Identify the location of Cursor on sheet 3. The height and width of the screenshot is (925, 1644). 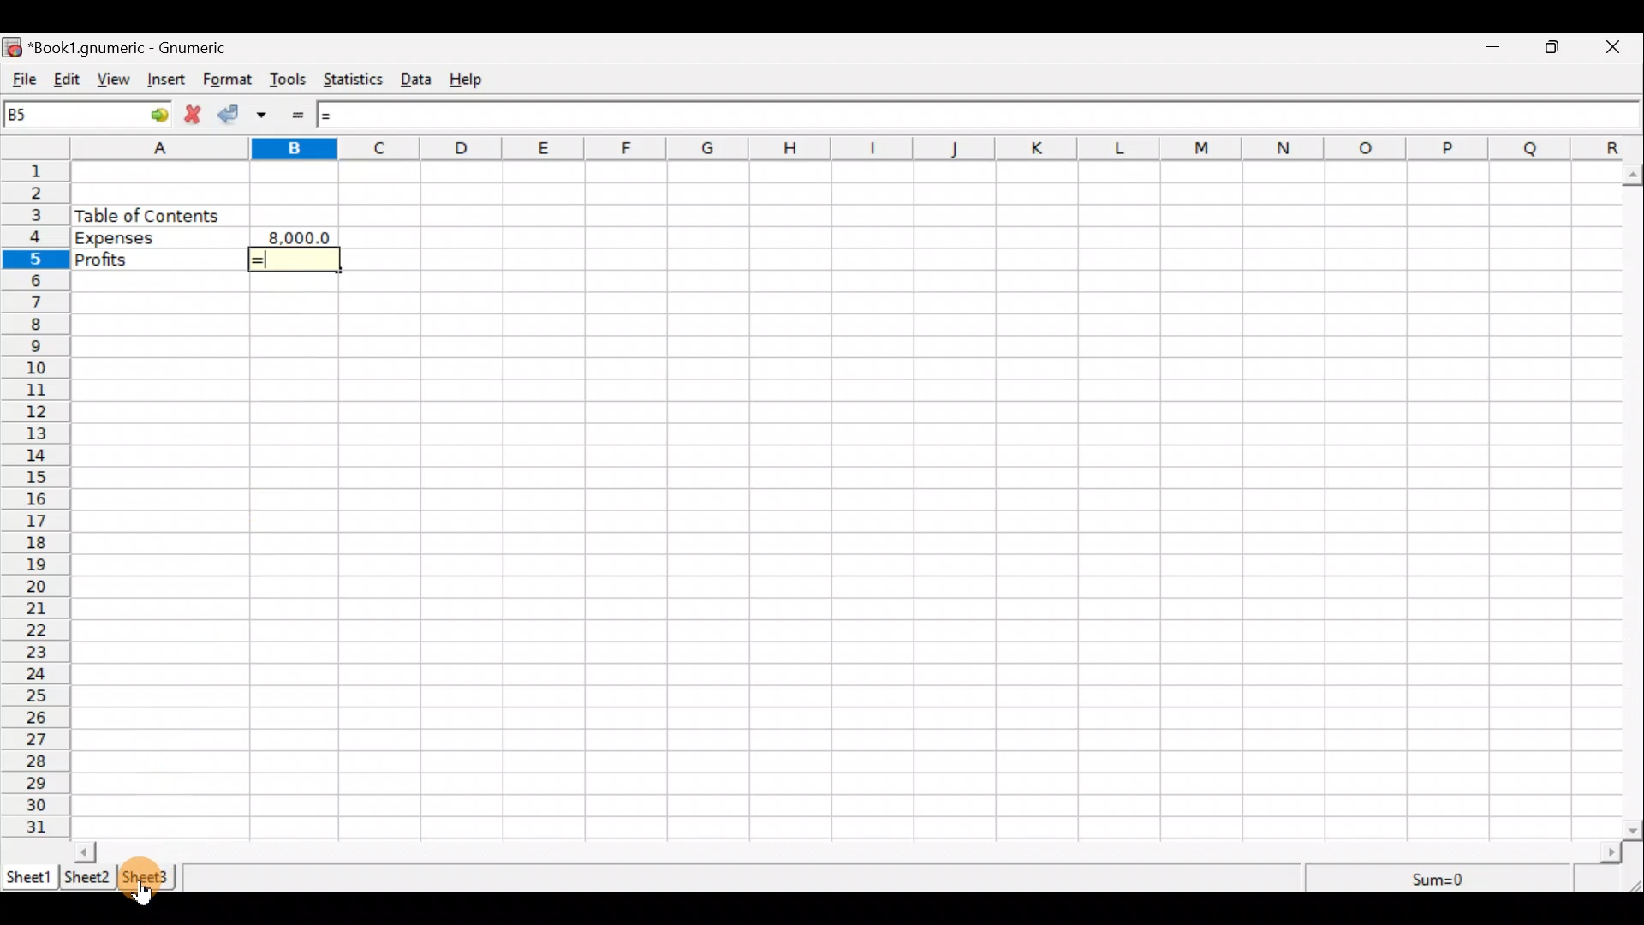
(147, 898).